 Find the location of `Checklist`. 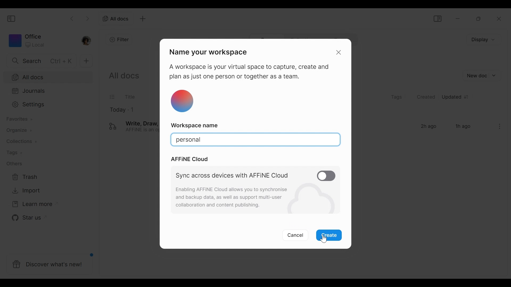

Checklist is located at coordinates (113, 97).